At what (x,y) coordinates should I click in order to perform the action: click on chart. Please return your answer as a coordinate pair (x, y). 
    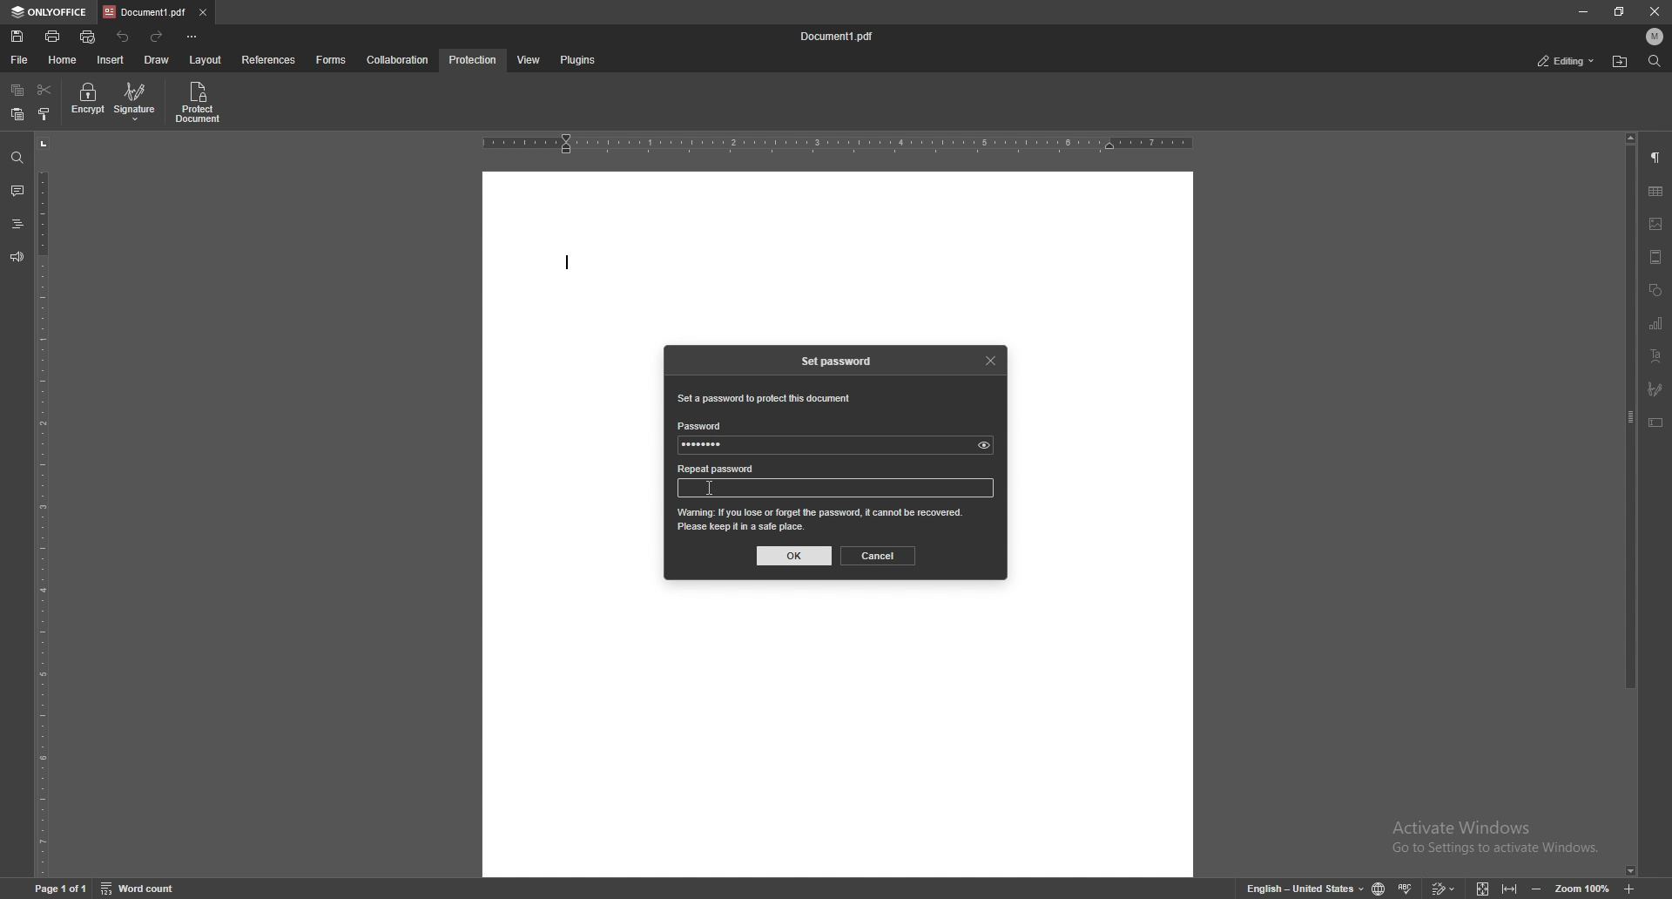
    Looking at the image, I should click on (1656, 322).